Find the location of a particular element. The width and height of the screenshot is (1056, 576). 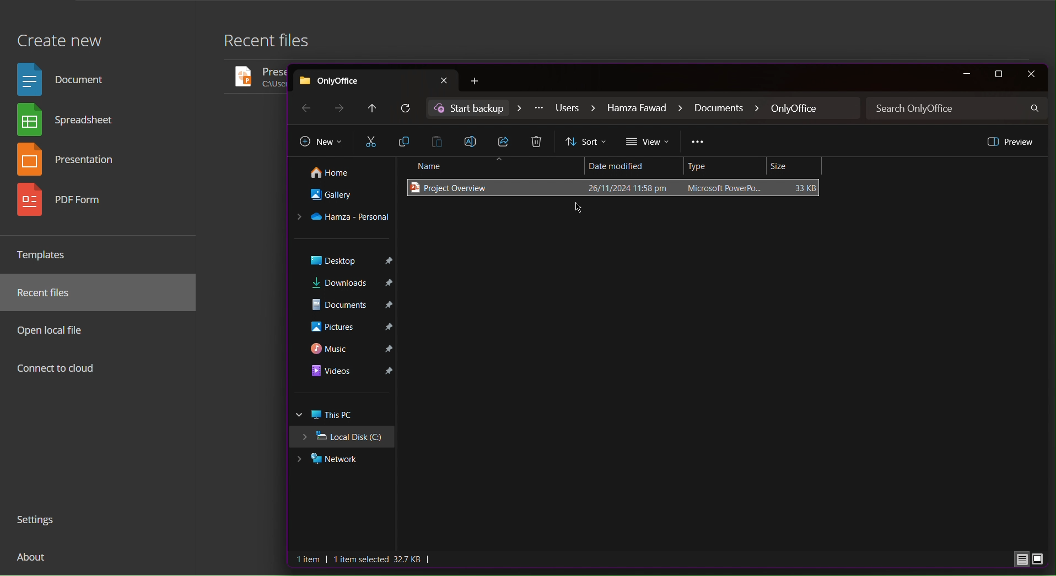

New name is located at coordinates (459, 188).